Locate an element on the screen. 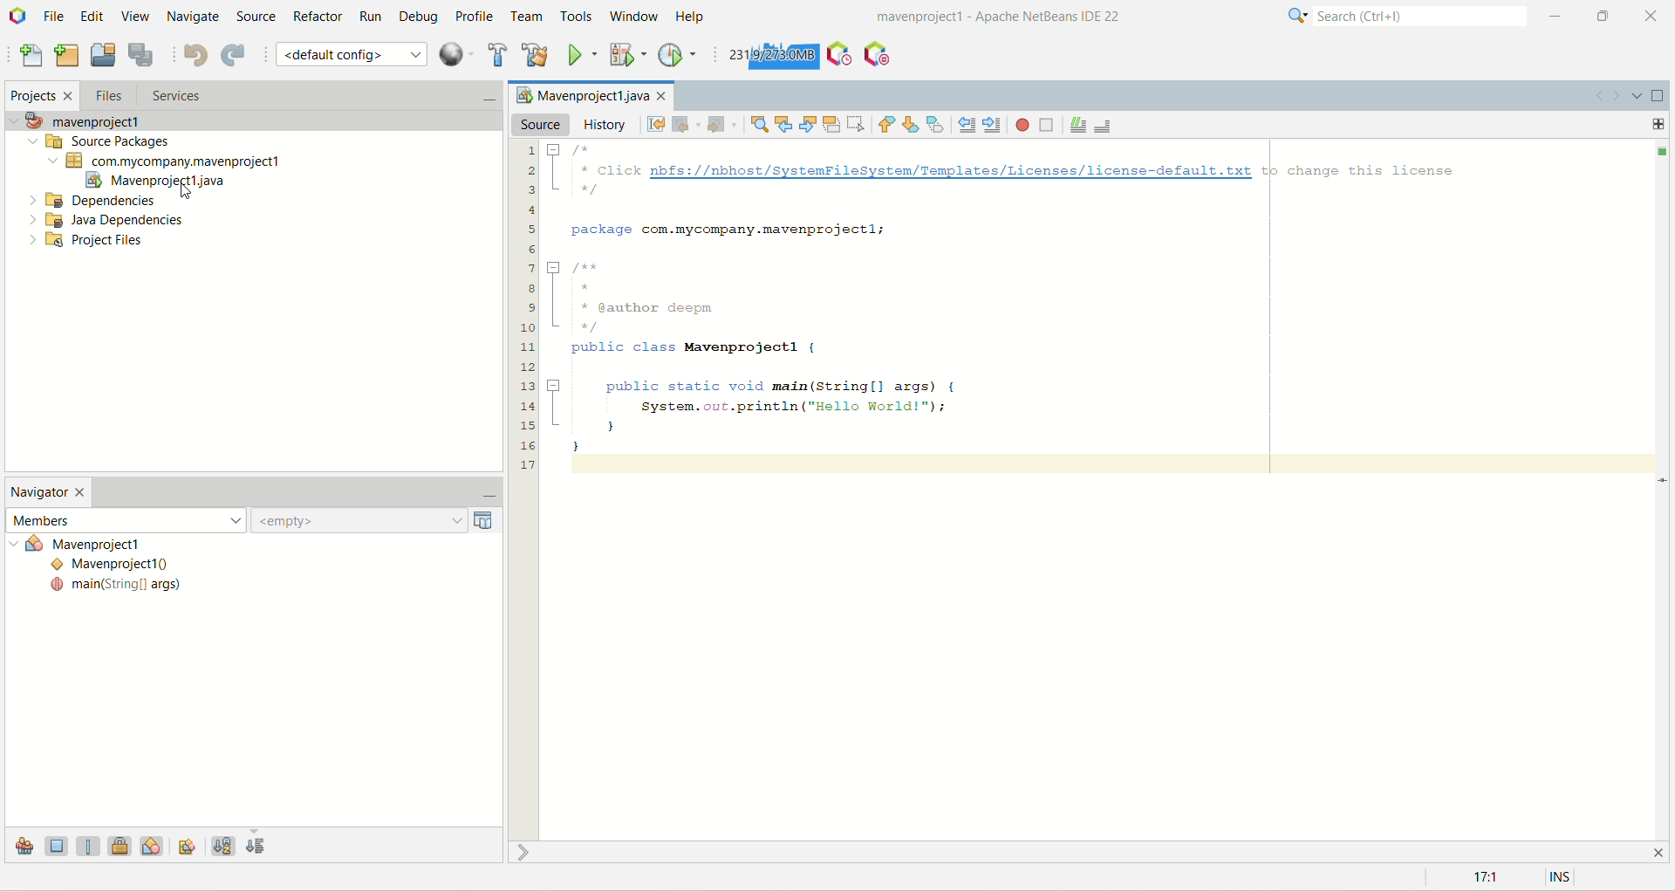 Image resolution: width=1675 pixels, height=892 pixels. source is located at coordinates (540, 124).